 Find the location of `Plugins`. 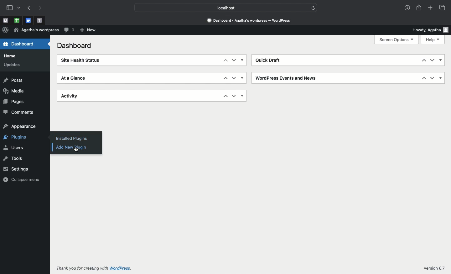

Plugins is located at coordinates (16, 137).